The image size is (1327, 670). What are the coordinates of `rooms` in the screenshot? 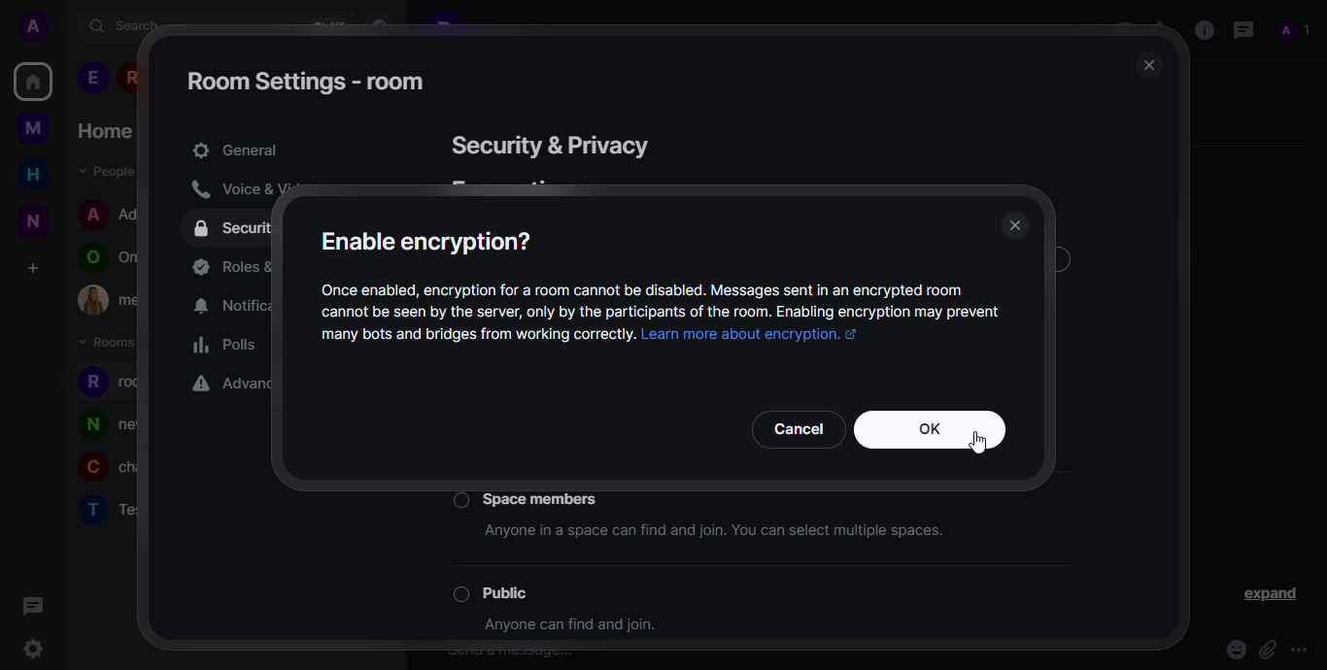 It's located at (110, 343).